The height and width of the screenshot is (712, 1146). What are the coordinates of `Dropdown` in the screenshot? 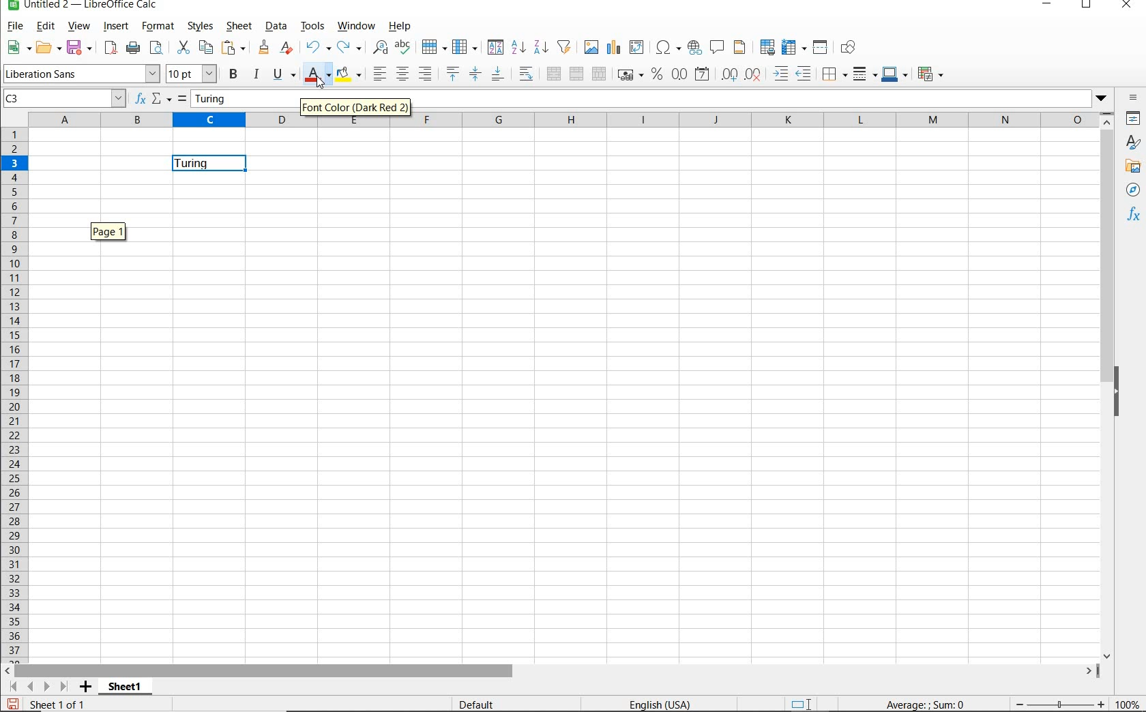 It's located at (1101, 99).